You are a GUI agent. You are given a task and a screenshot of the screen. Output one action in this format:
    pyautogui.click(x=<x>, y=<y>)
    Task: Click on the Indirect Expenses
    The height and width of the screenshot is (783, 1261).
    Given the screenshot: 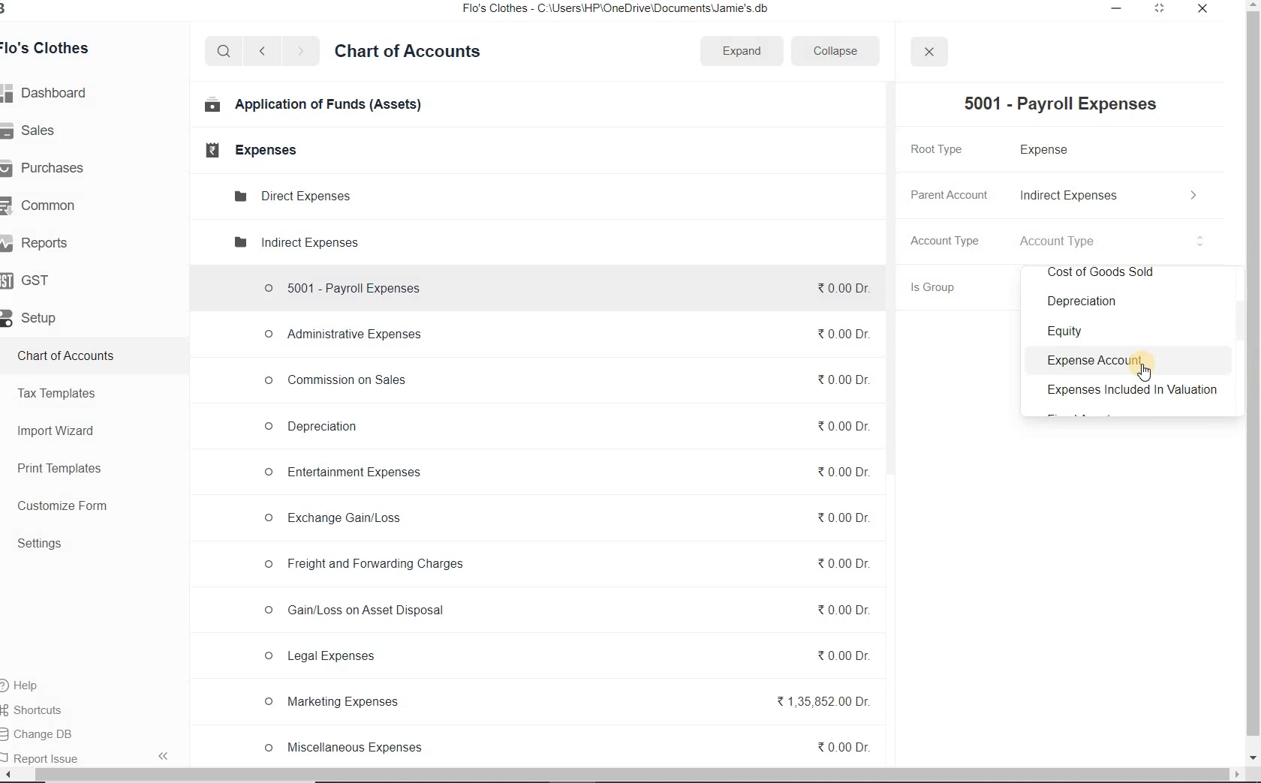 What is the action you would take?
    pyautogui.click(x=1109, y=195)
    